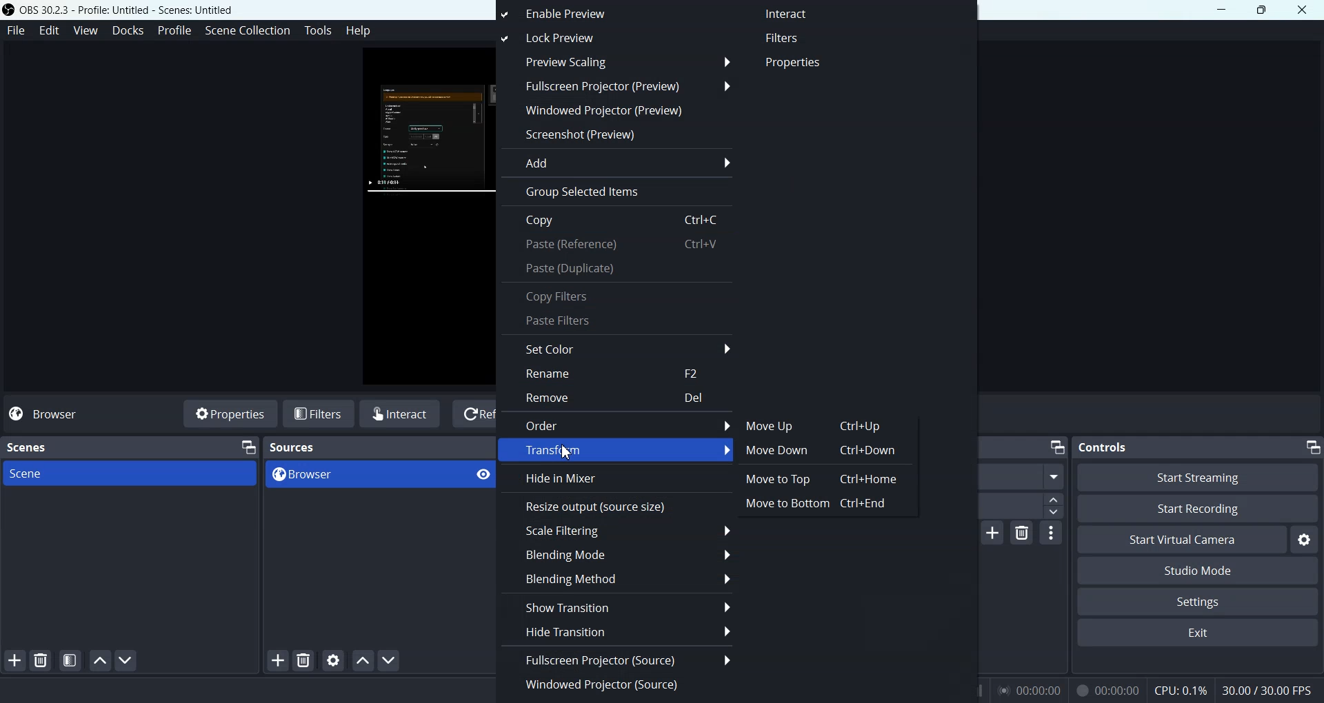 The width and height of the screenshot is (1324, 703). I want to click on Paste (Duplicate), so click(617, 269).